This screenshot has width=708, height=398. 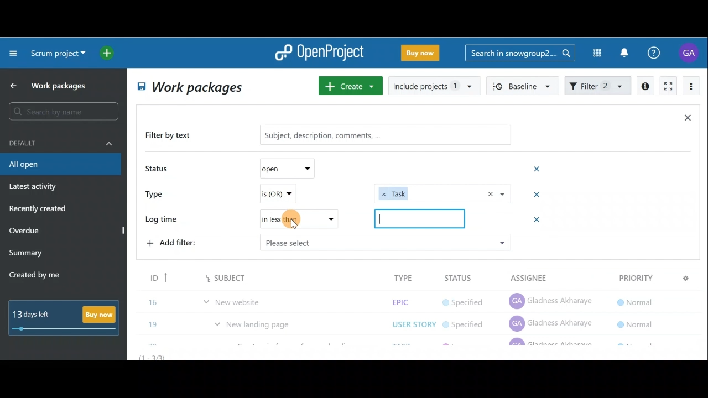 What do you see at coordinates (212, 275) in the screenshot?
I see `Item 14` at bounding box center [212, 275].